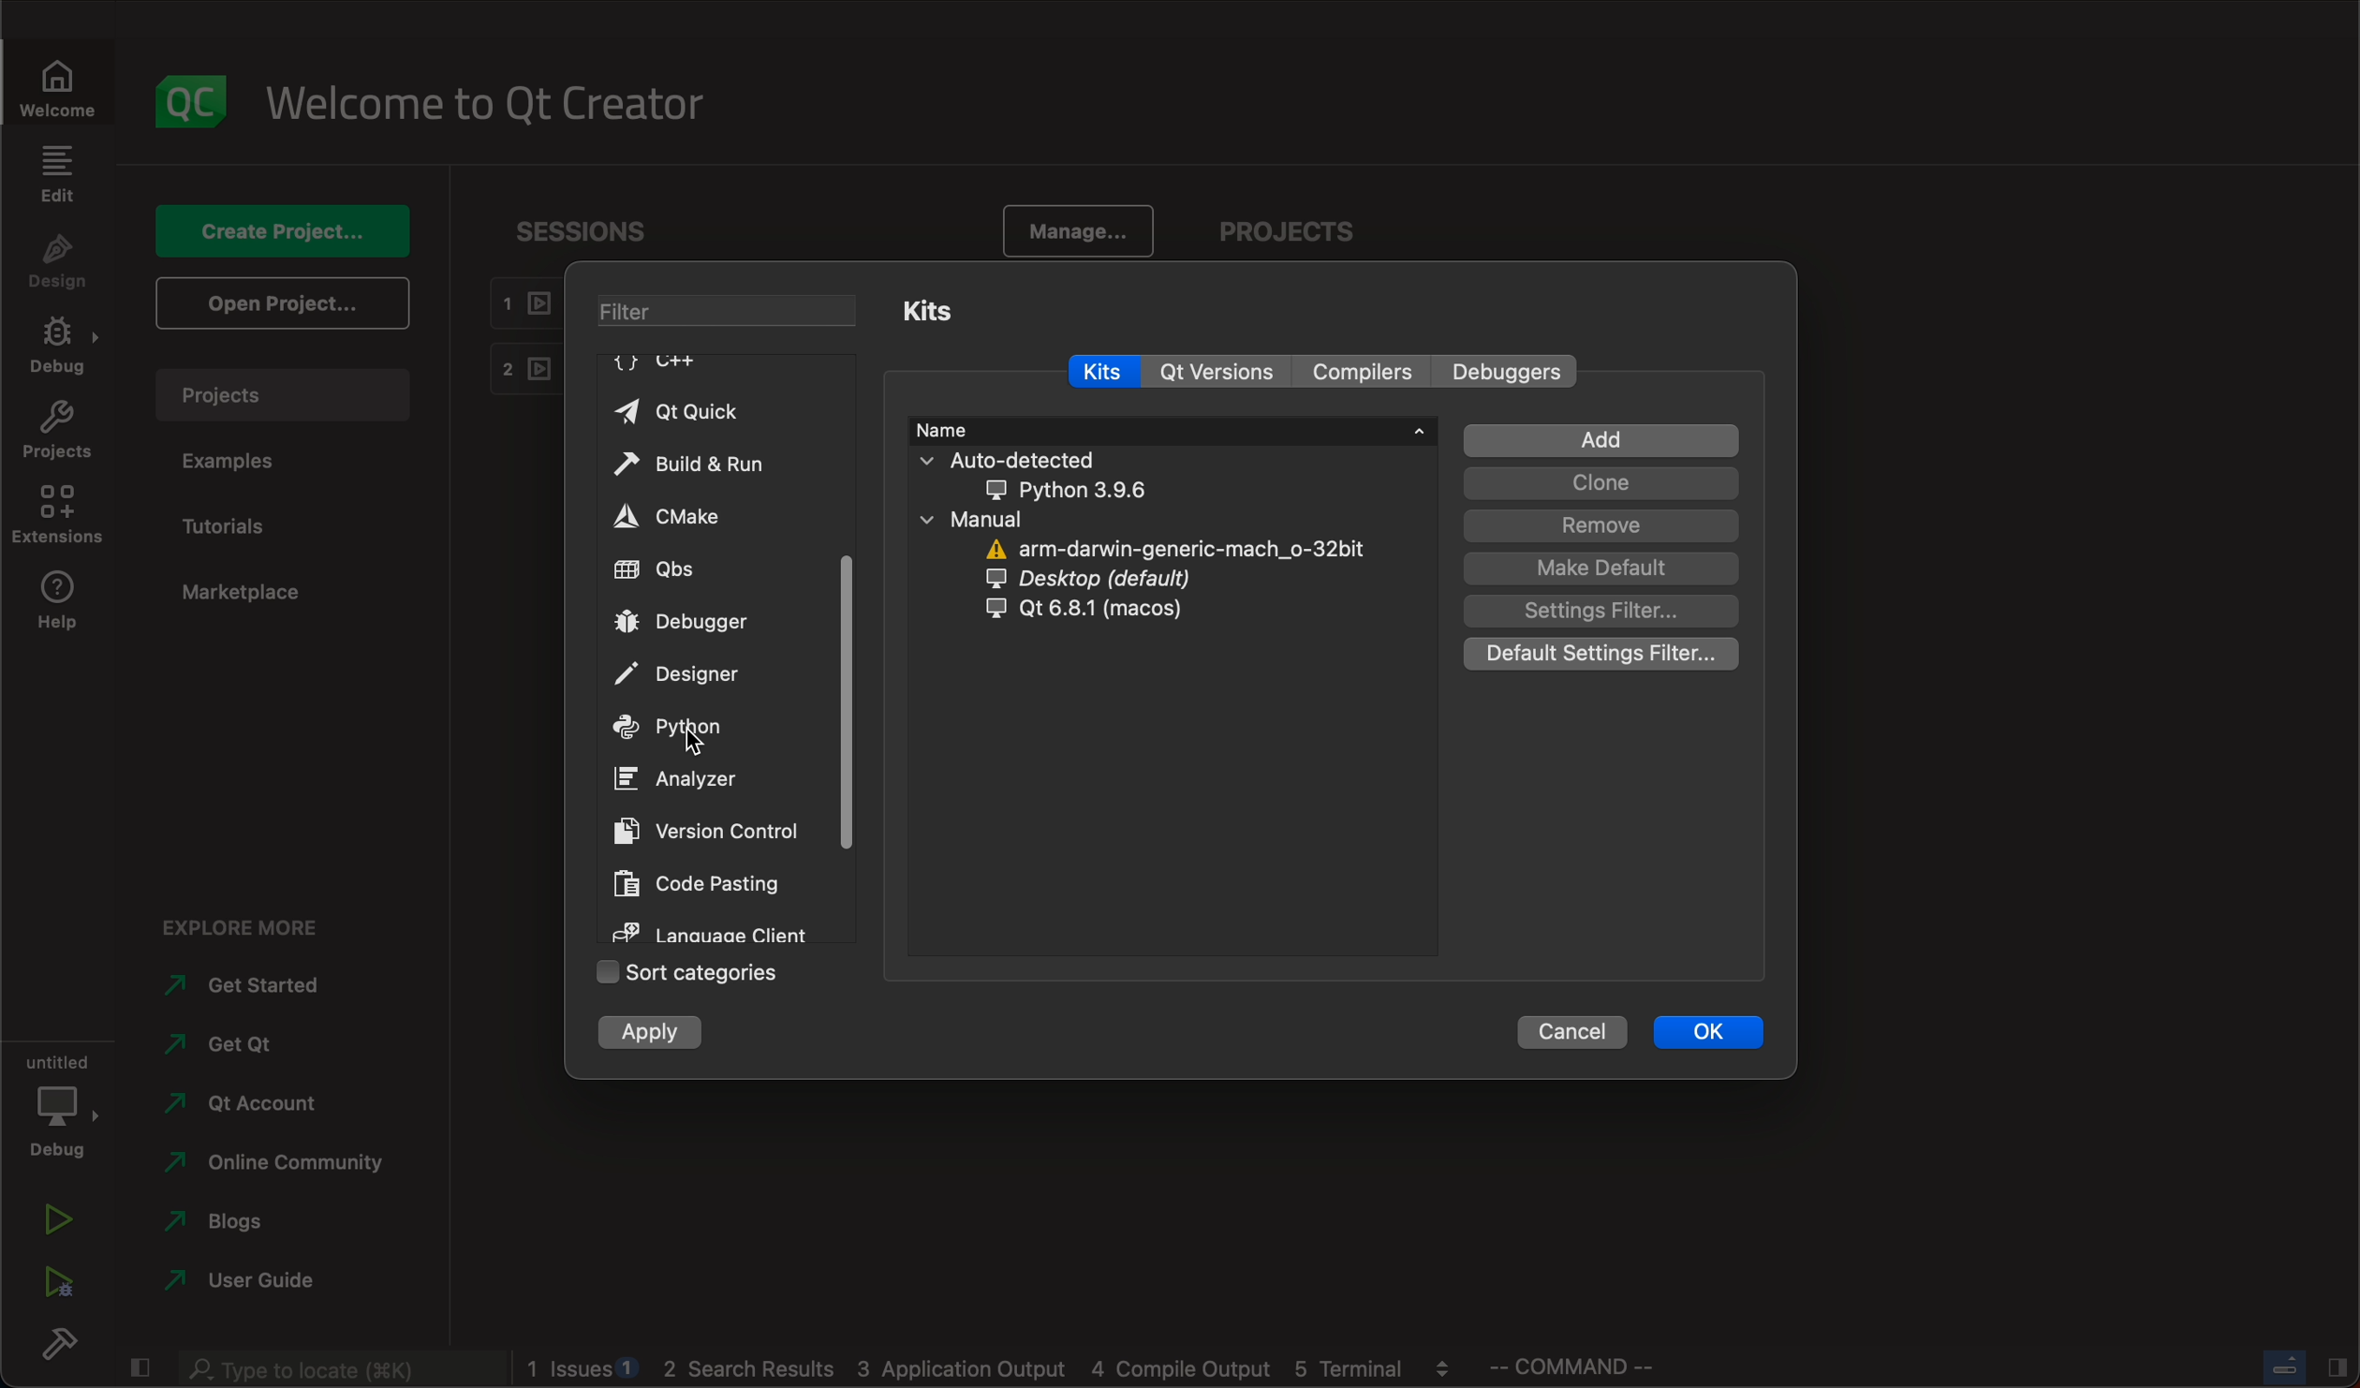 The image size is (2360, 1388). What do you see at coordinates (2301, 1366) in the screenshot?
I see `close slide bar` at bounding box center [2301, 1366].